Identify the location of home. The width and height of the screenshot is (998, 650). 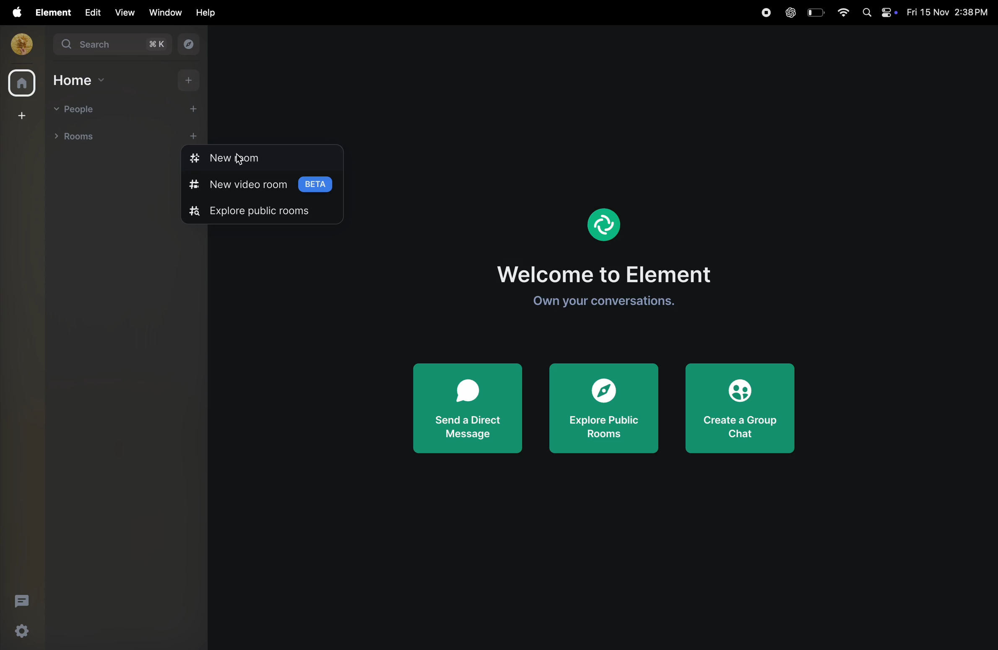
(81, 80).